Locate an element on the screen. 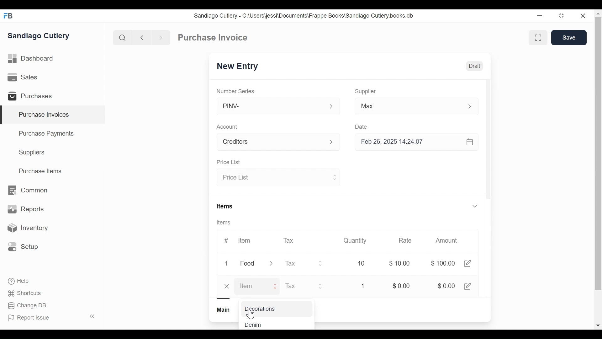 This screenshot has height=339, width=602. Inventory is located at coordinates (27, 228).